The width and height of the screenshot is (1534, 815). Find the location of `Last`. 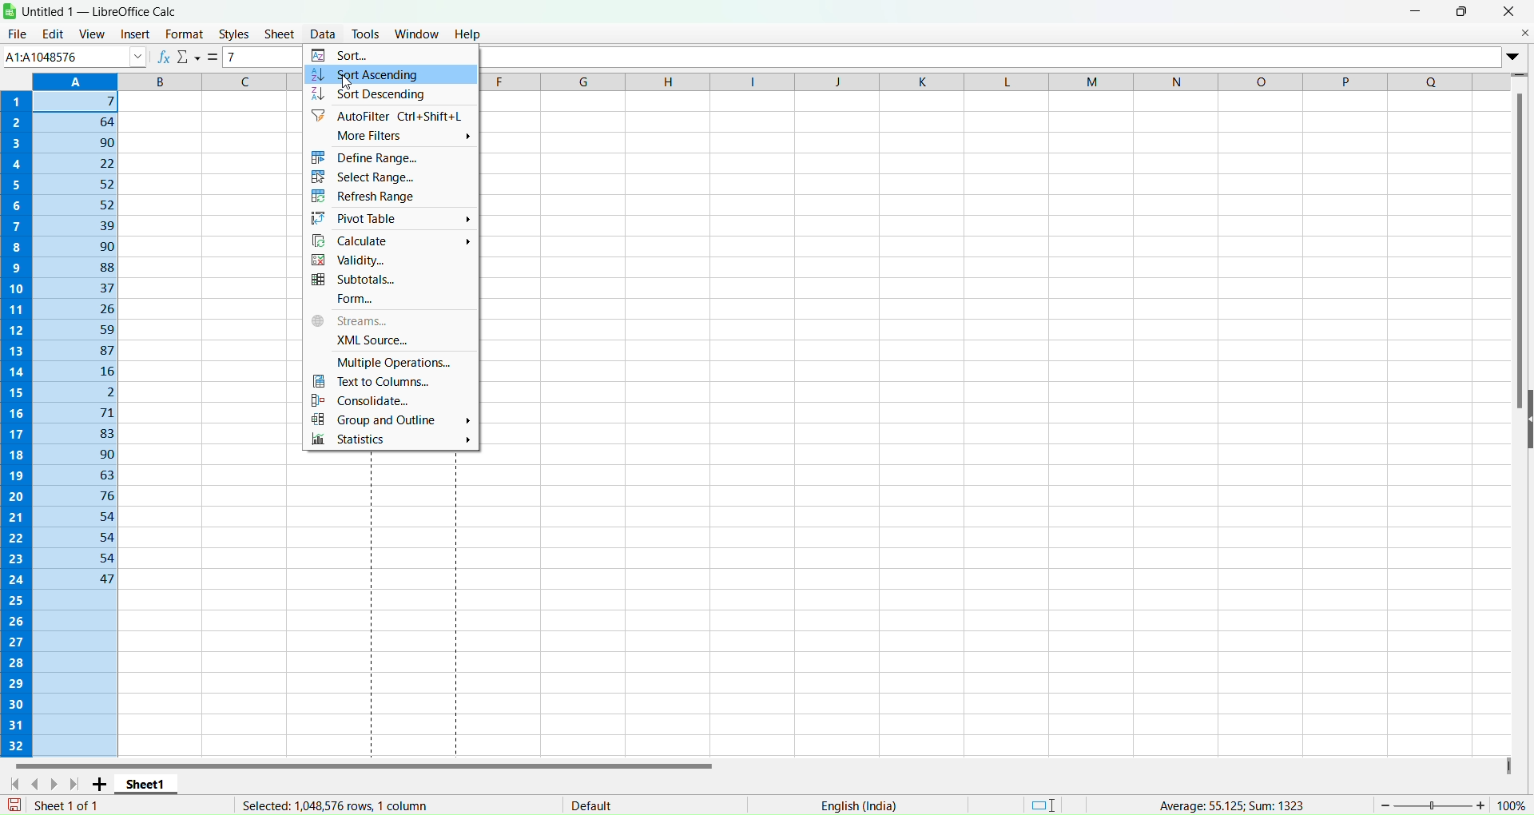

Last is located at coordinates (77, 784).